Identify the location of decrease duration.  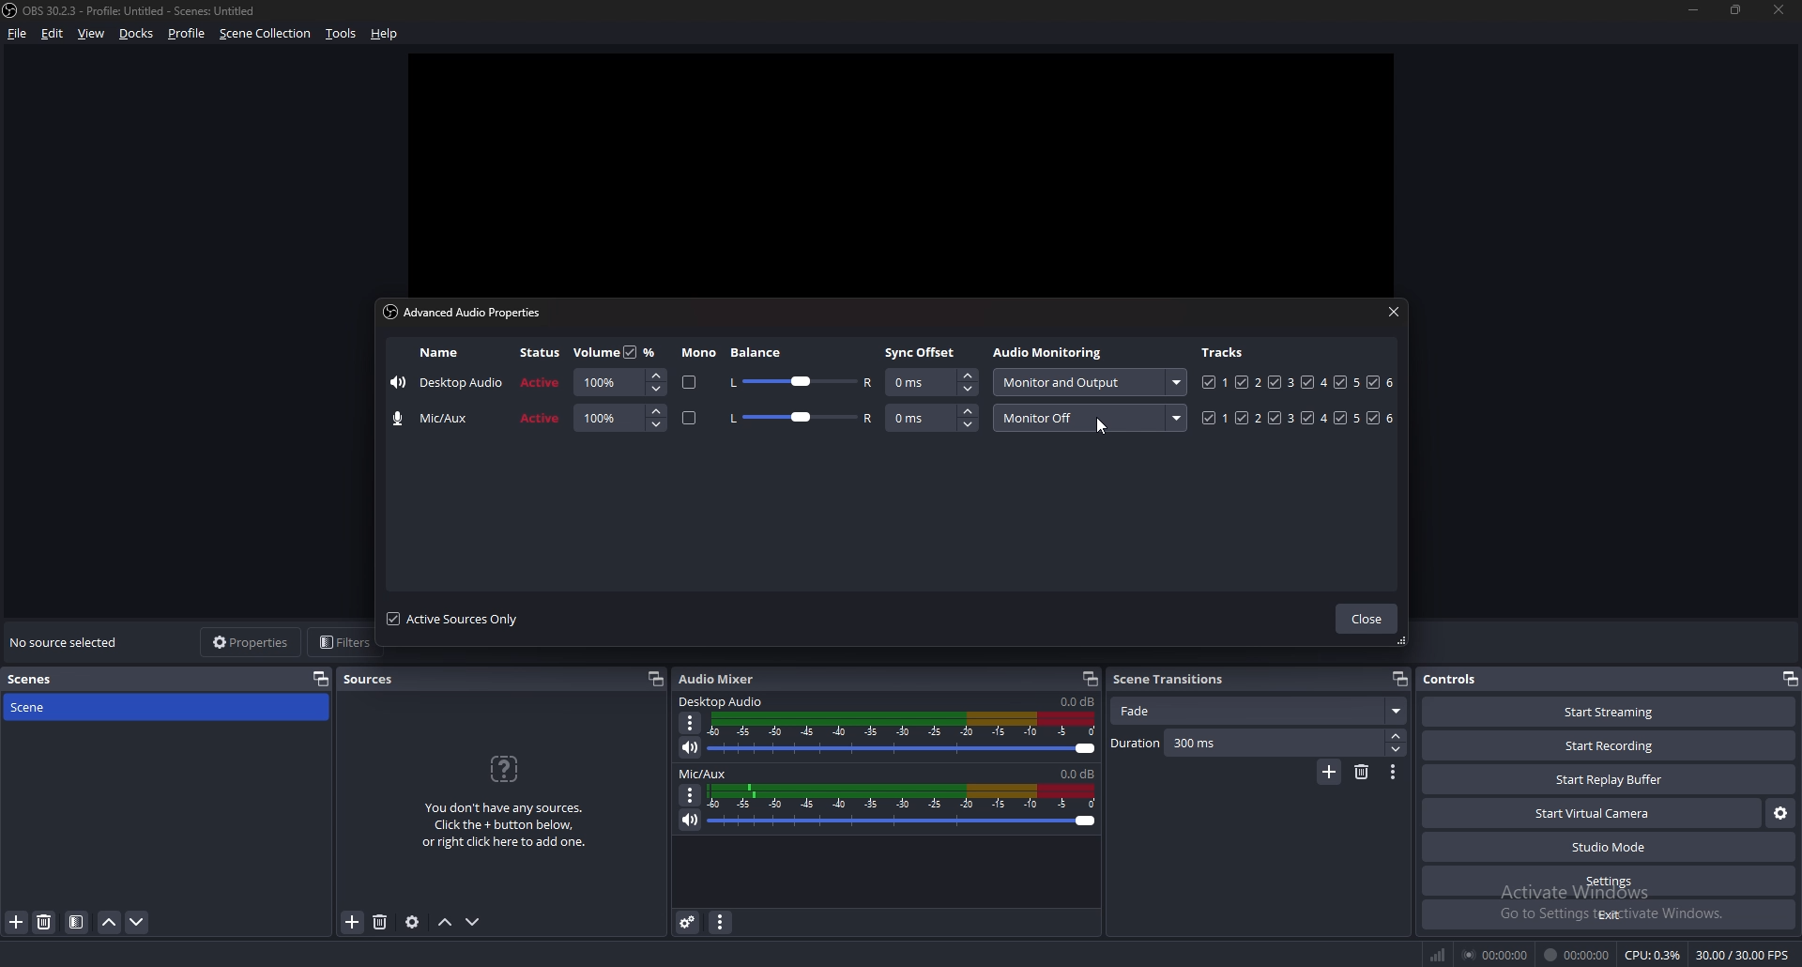
(1398, 749).